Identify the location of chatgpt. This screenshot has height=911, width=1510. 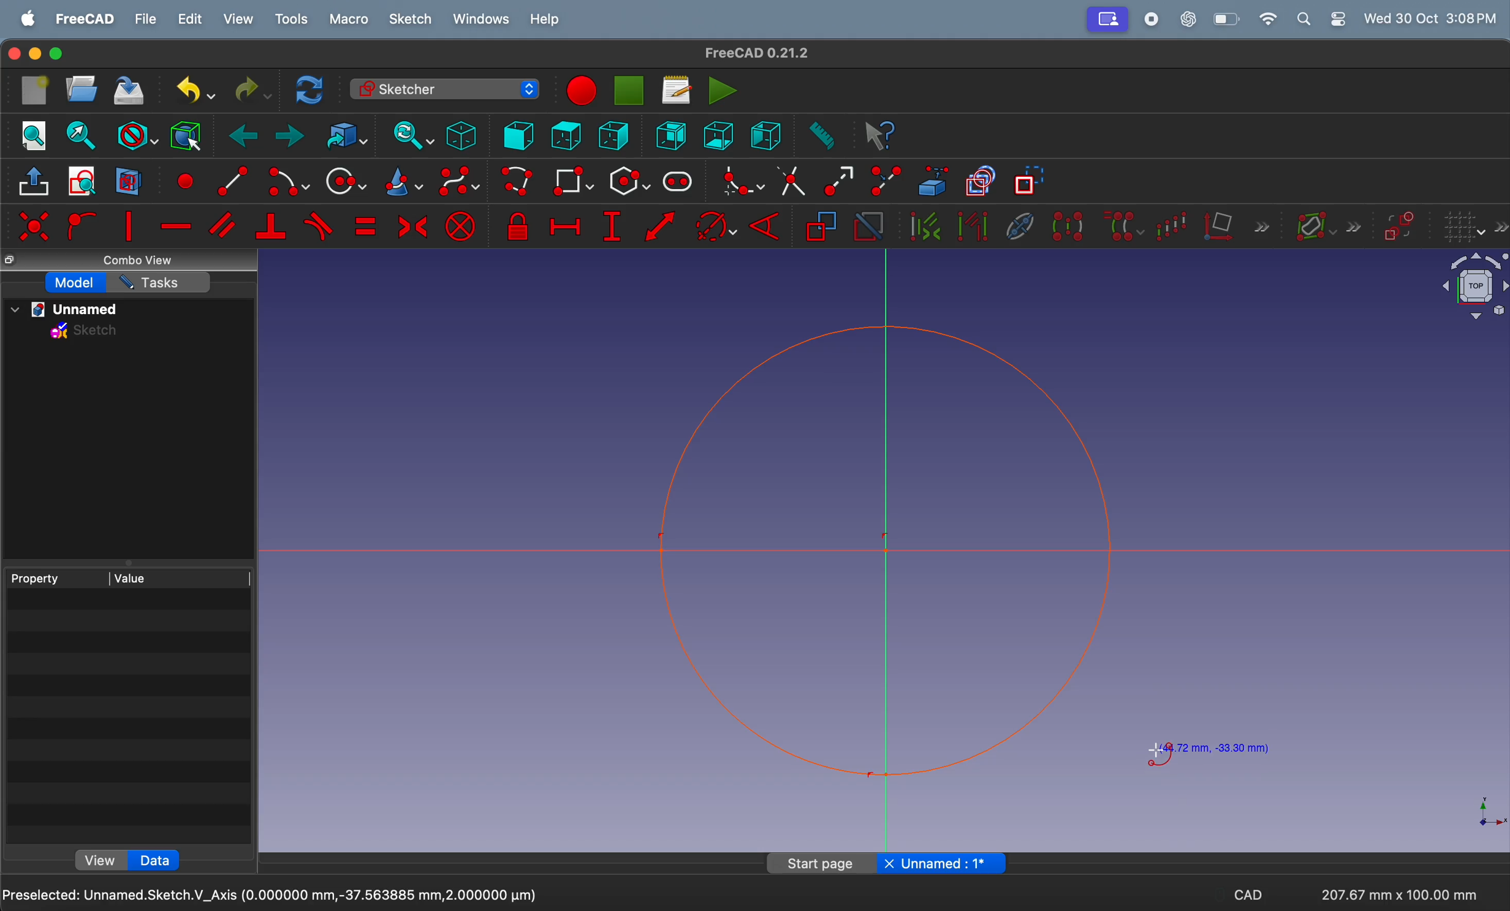
(1189, 18).